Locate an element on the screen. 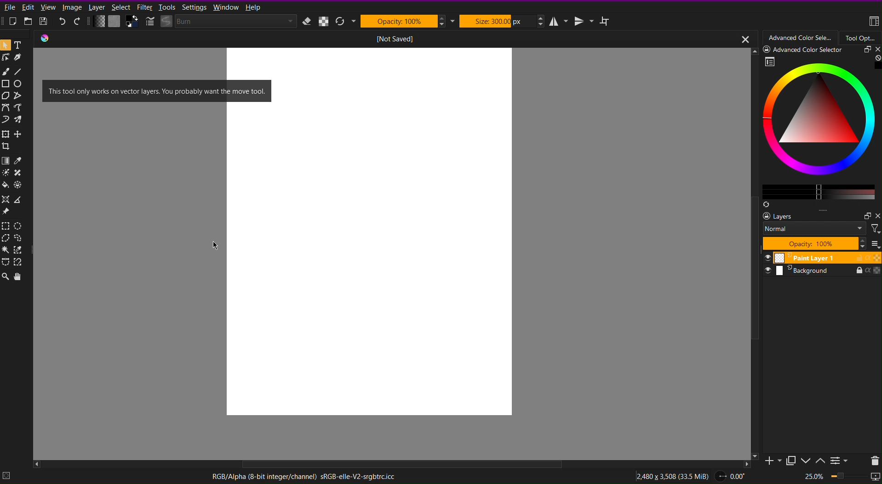  Layer is located at coordinates (96, 7).